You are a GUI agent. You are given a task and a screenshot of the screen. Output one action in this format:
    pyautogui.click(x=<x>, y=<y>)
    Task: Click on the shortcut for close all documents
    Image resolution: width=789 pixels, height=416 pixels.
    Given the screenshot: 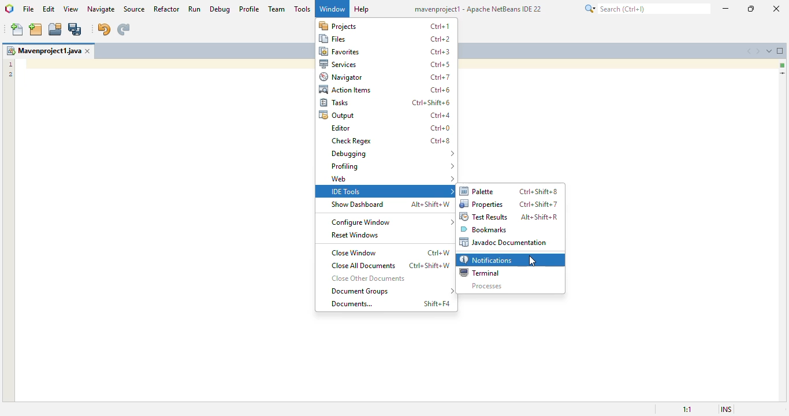 What is the action you would take?
    pyautogui.click(x=429, y=265)
    